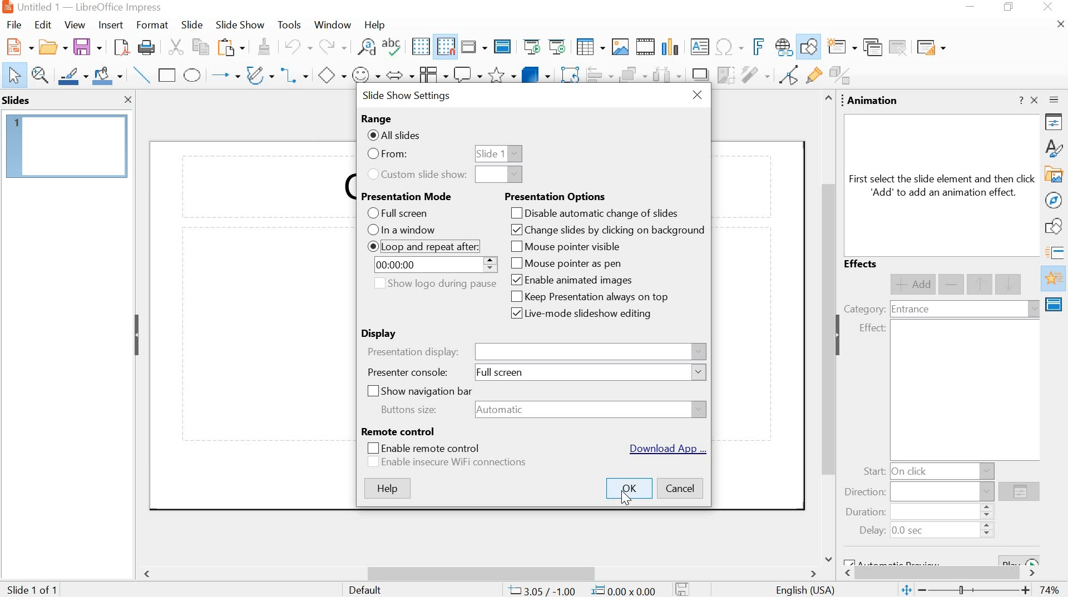  Describe the element at coordinates (399, 431) in the screenshot. I see `remote control` at that location.